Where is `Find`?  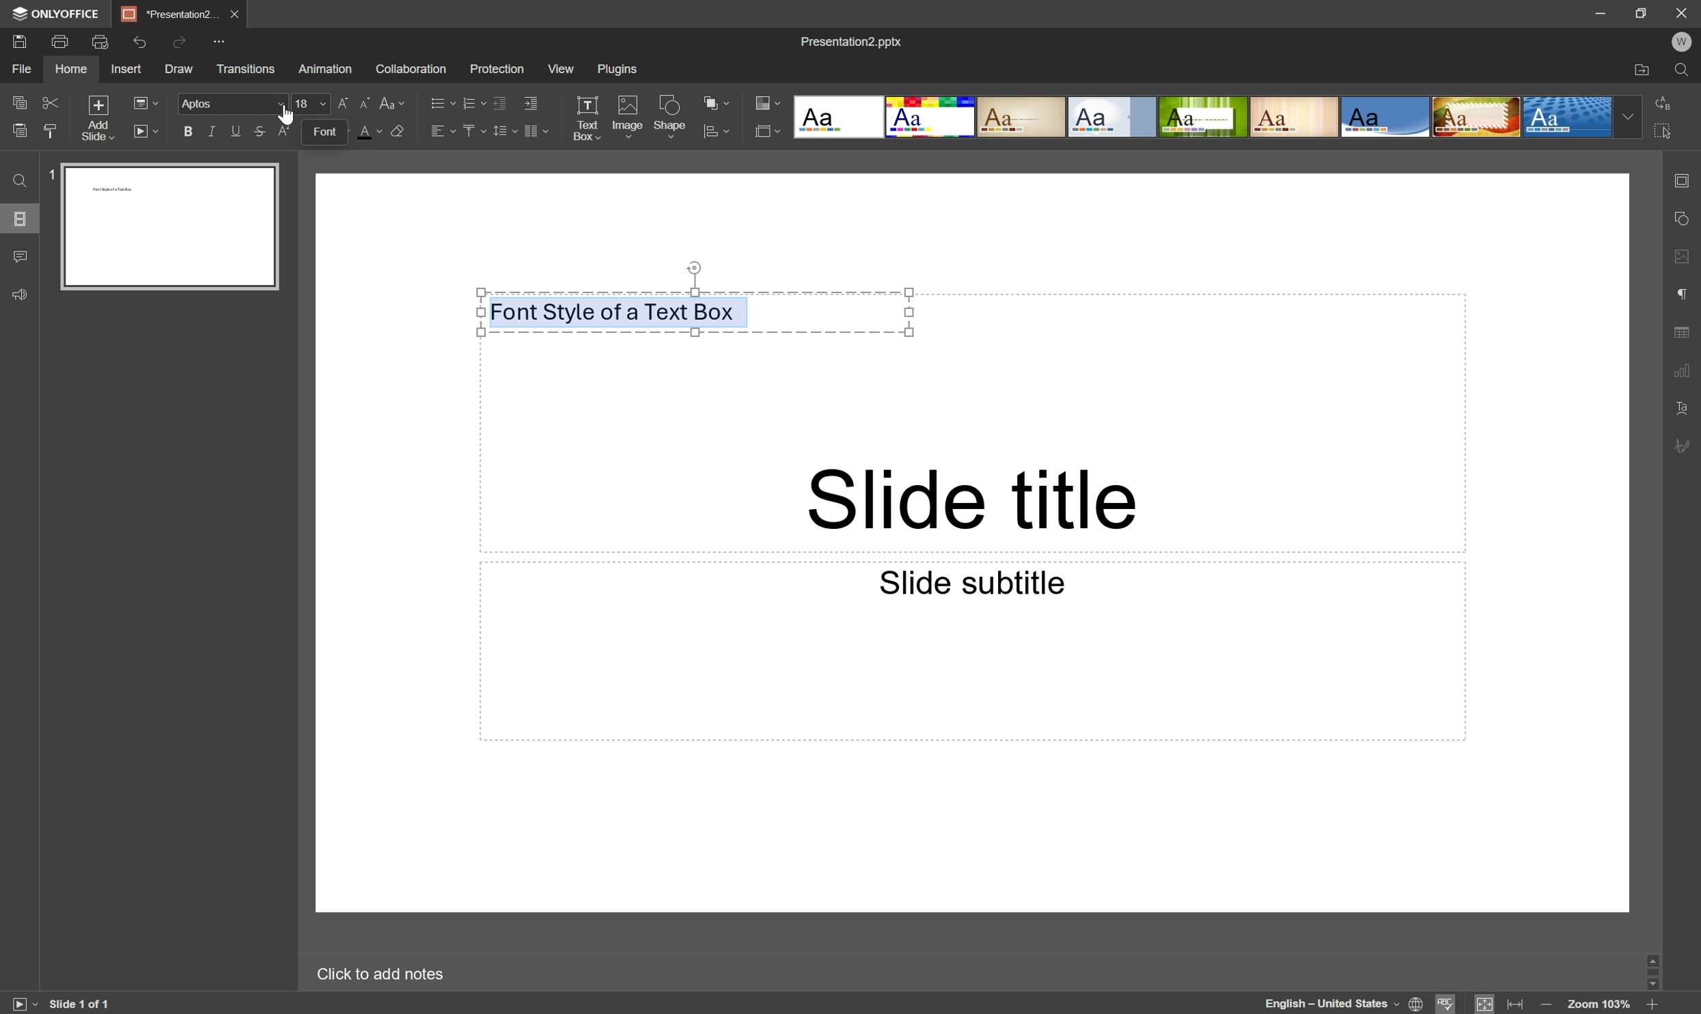
Find is located at coordinates (1684, 69).